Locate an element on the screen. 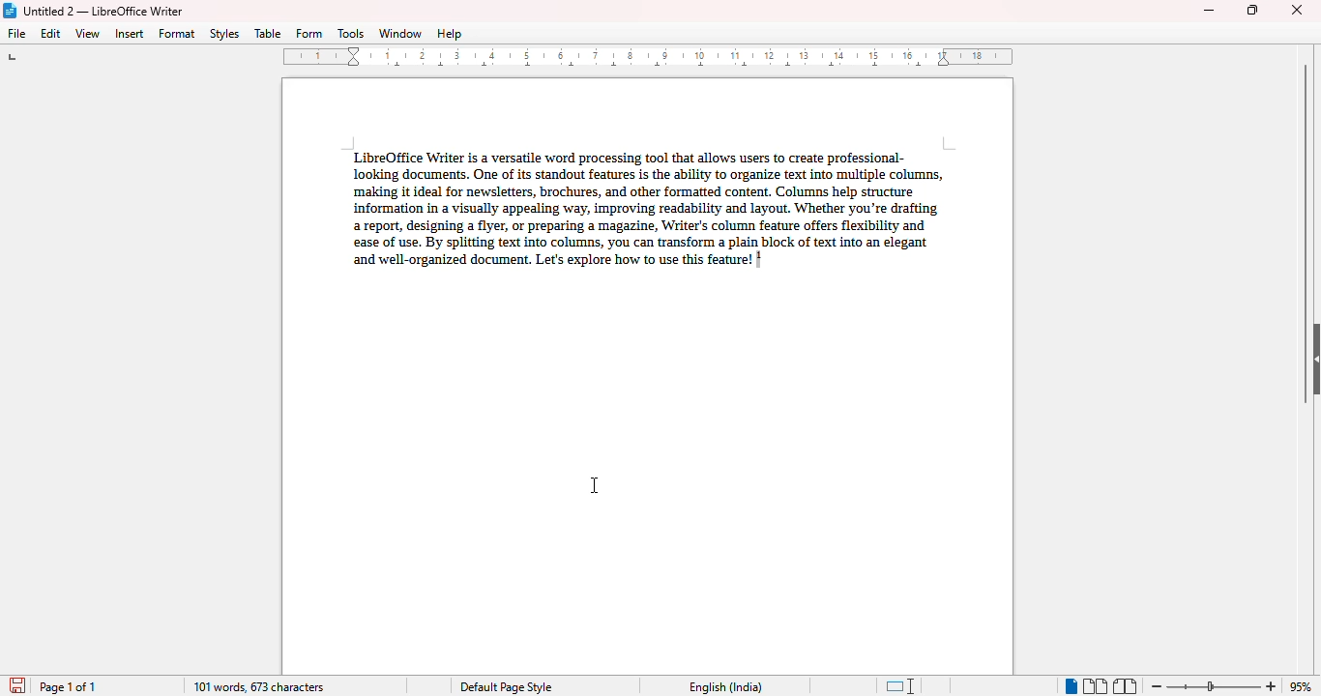  close is located at coordinates (1299, 9).